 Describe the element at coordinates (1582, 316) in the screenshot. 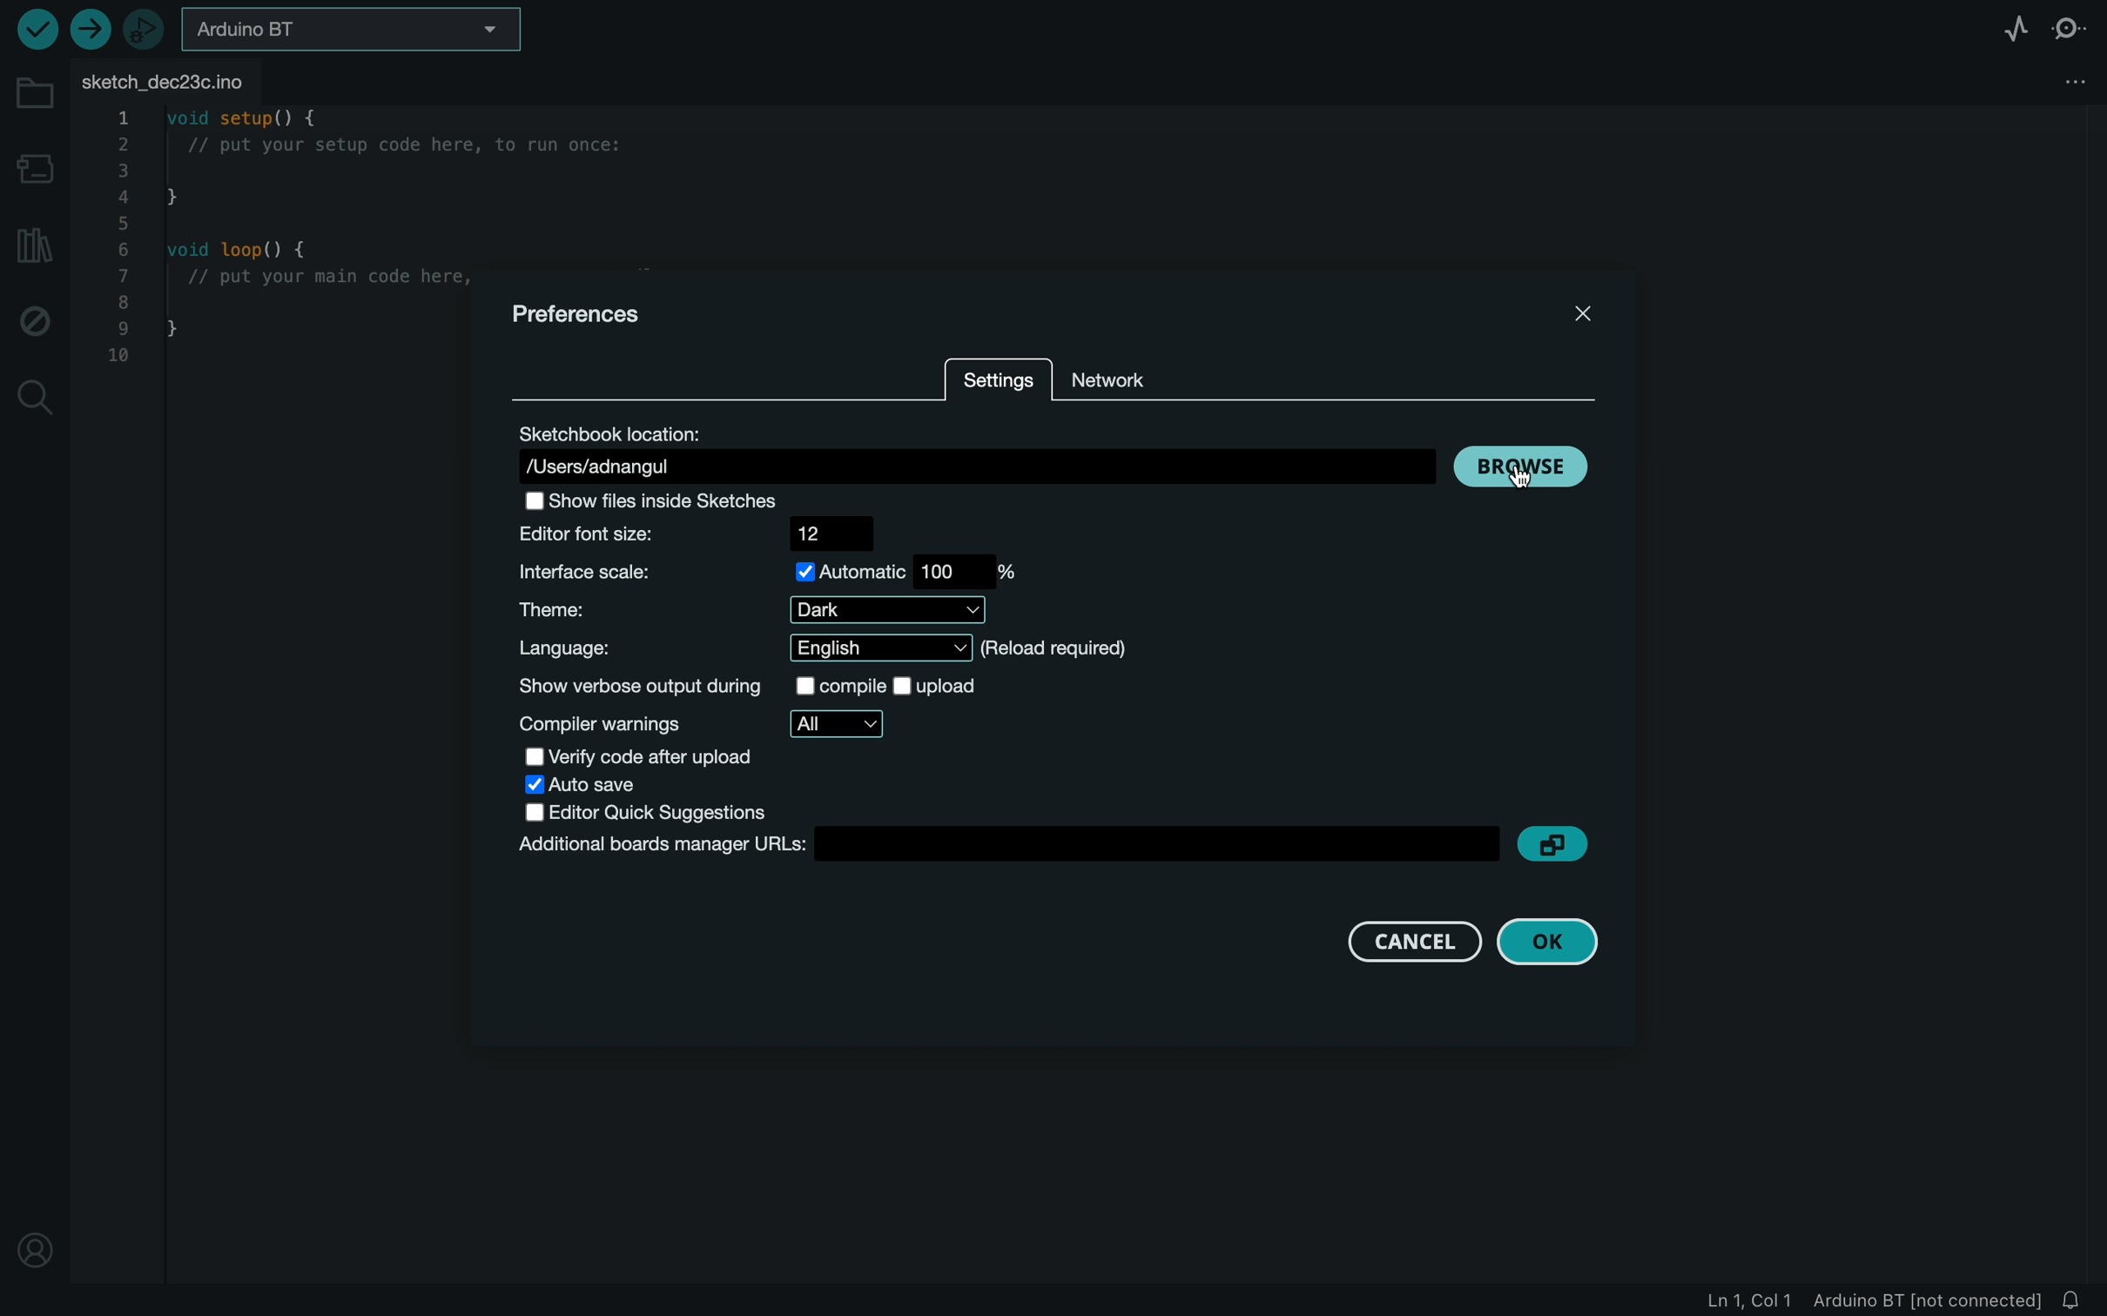

I see `close` at that location.